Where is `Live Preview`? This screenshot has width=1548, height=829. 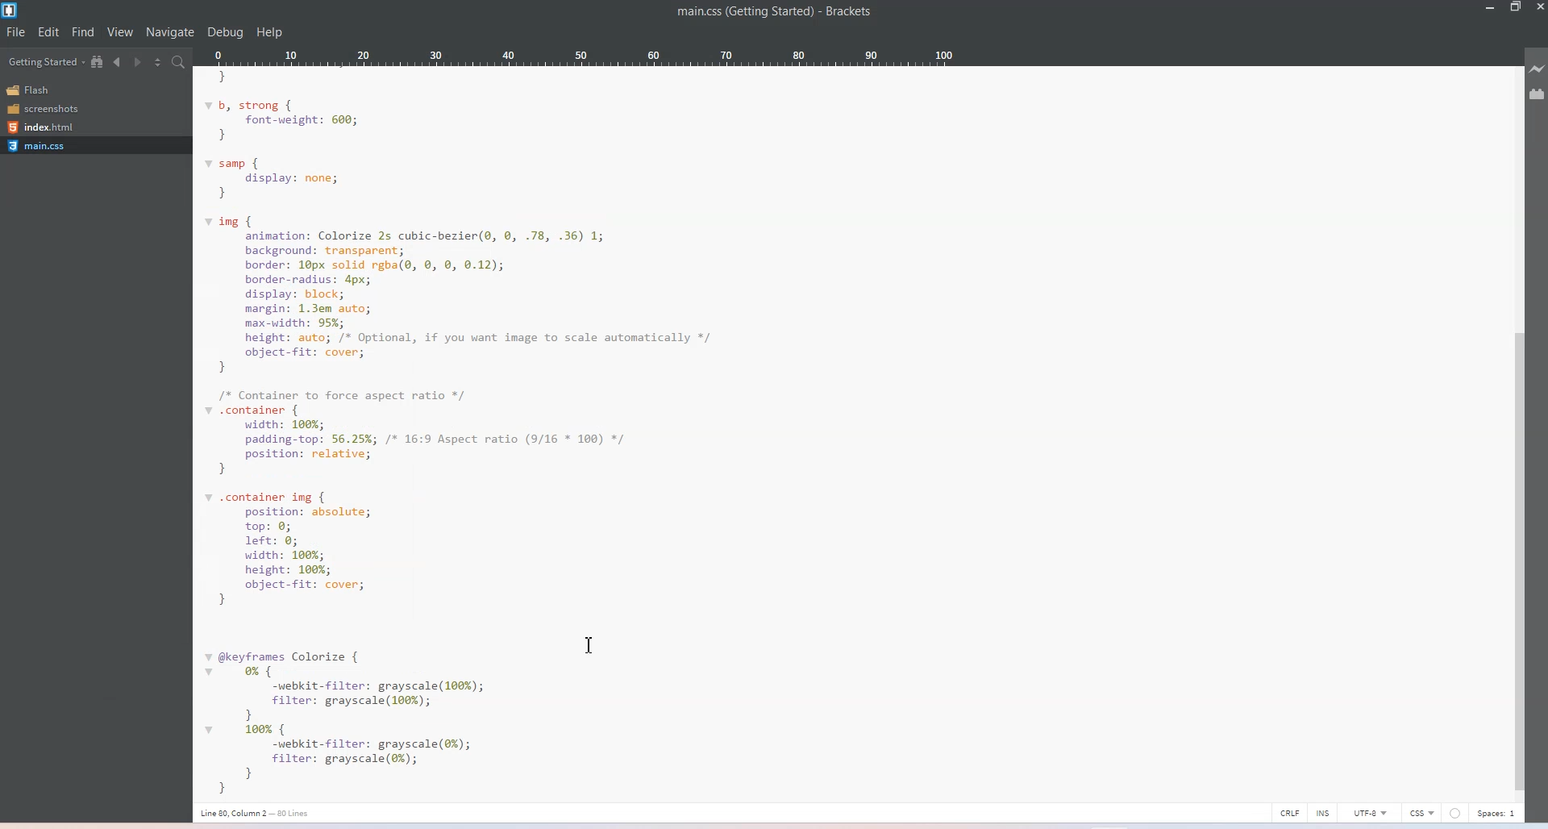 Live Preview is located at coordinates (1538, 69).